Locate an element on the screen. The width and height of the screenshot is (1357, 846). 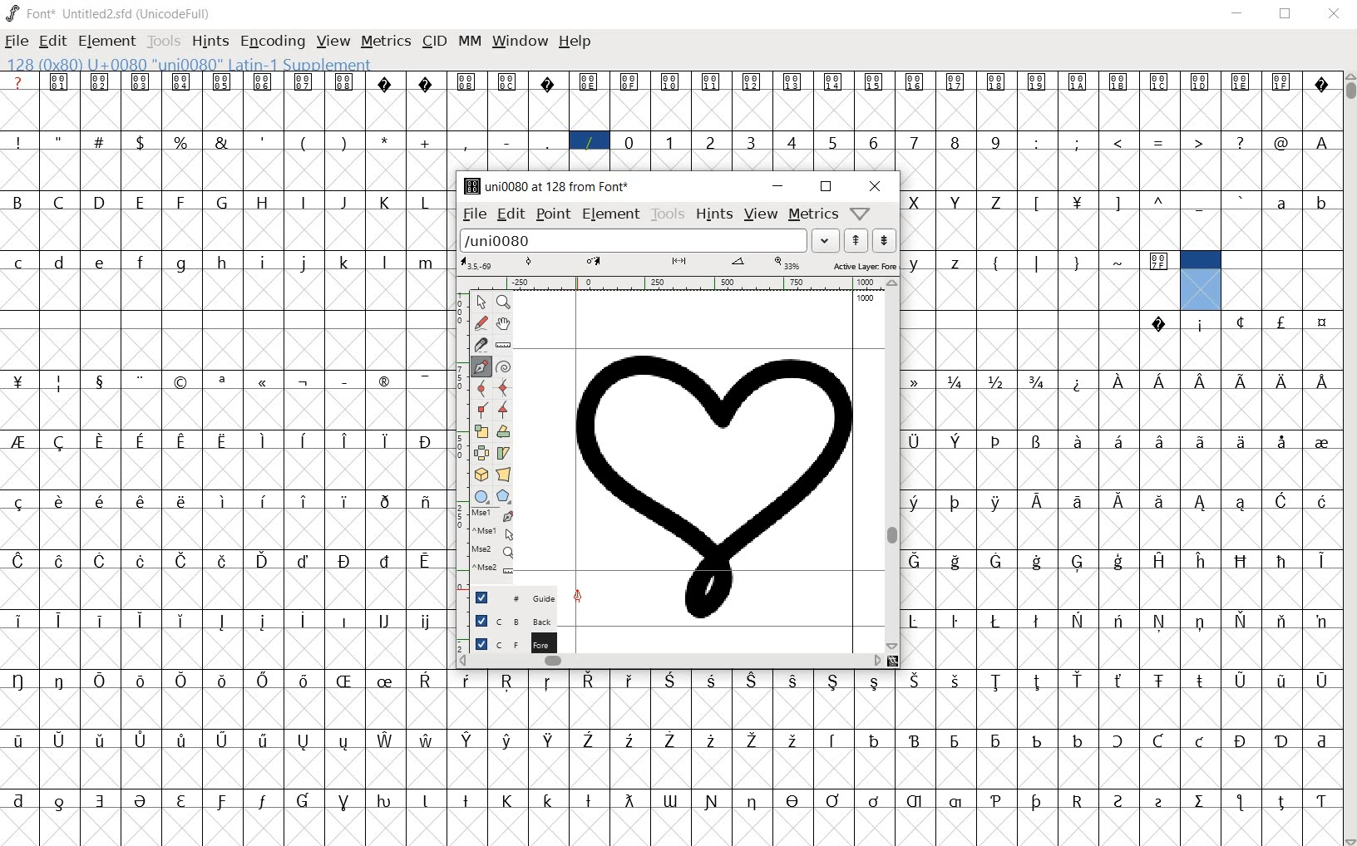
glyph is located at coordinates (873, 143).